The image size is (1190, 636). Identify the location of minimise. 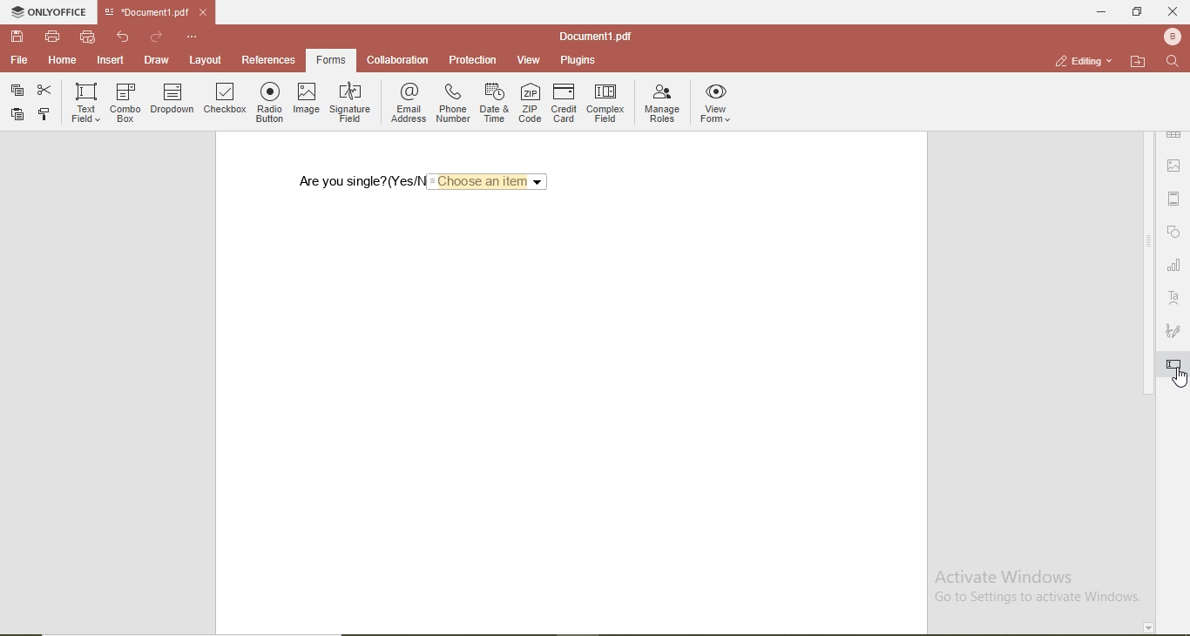
(1099, 13).